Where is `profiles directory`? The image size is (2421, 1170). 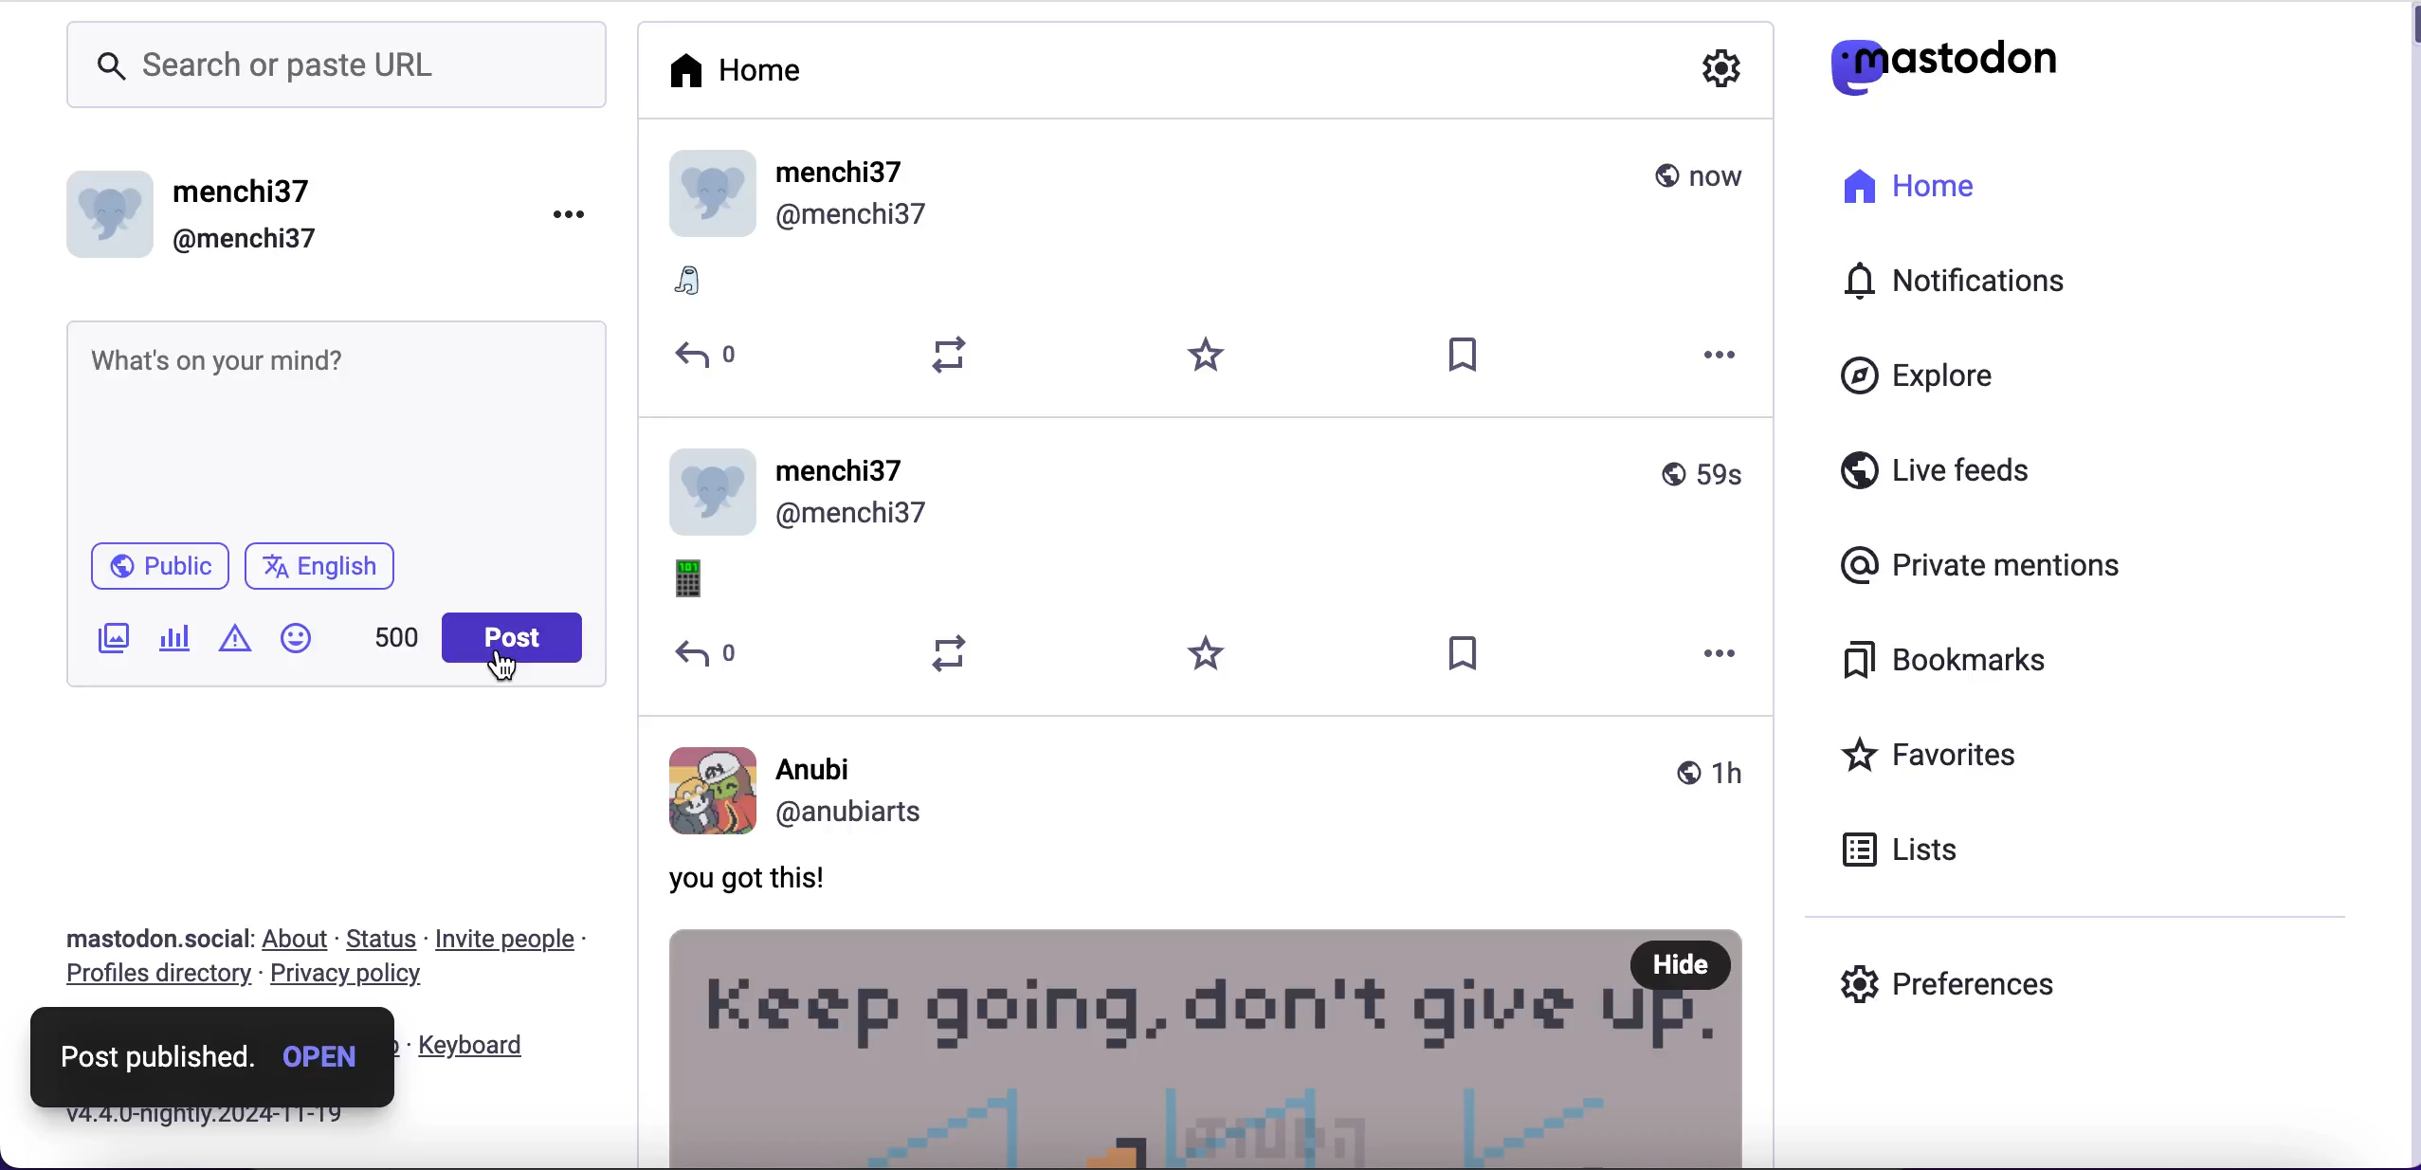 profiles directory is located at coordinates (155, 978).